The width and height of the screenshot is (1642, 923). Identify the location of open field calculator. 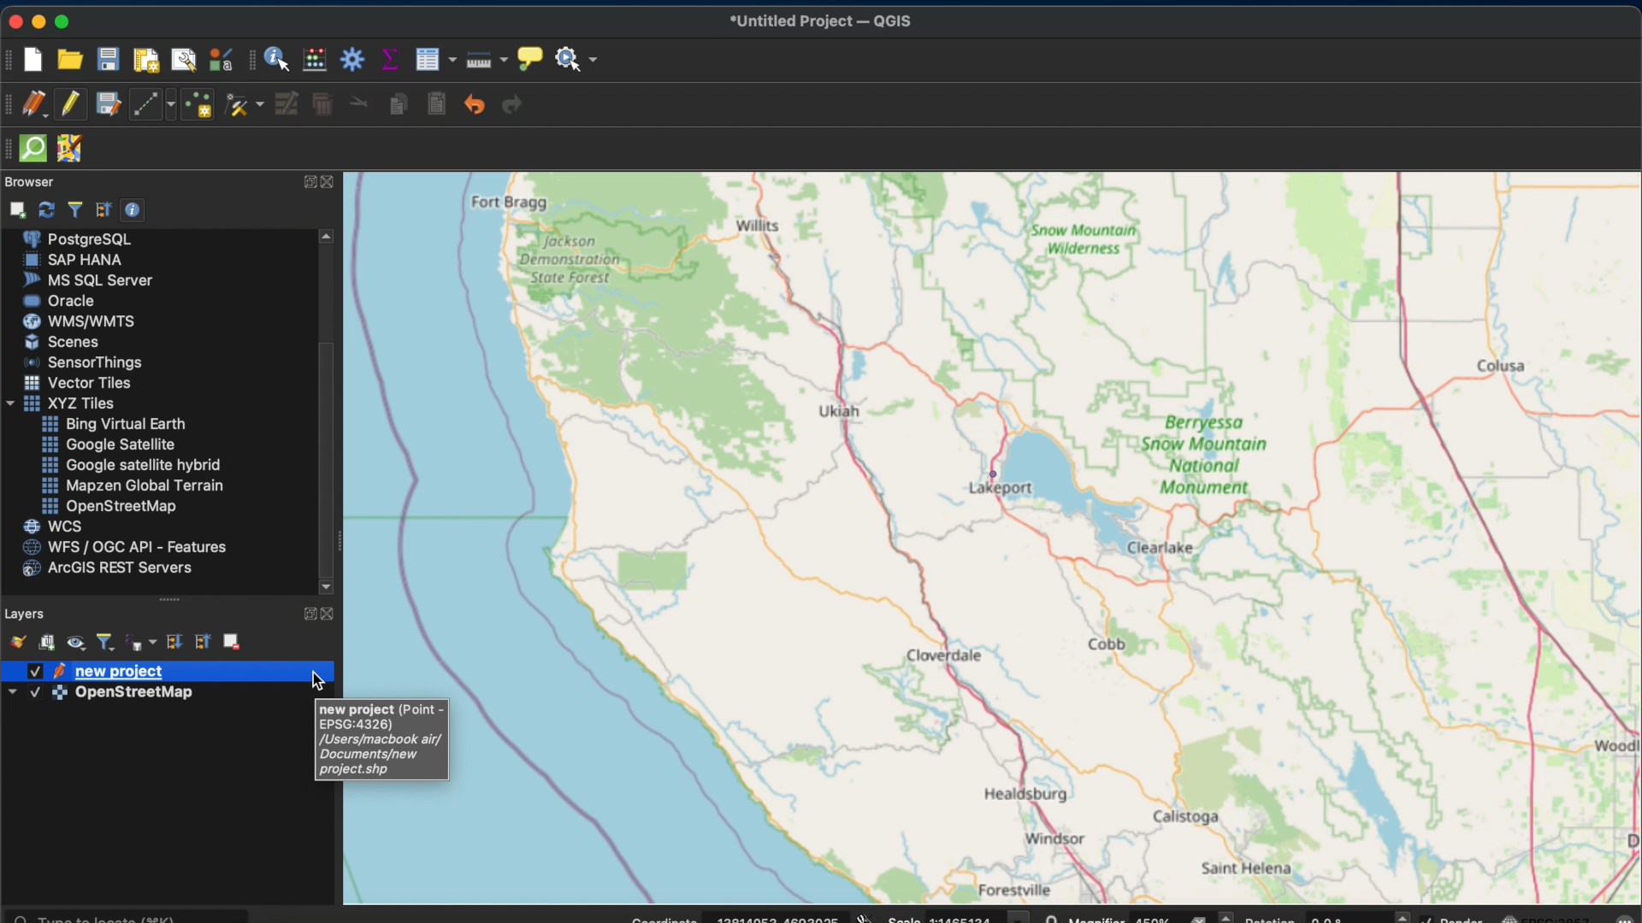
(316, 59).